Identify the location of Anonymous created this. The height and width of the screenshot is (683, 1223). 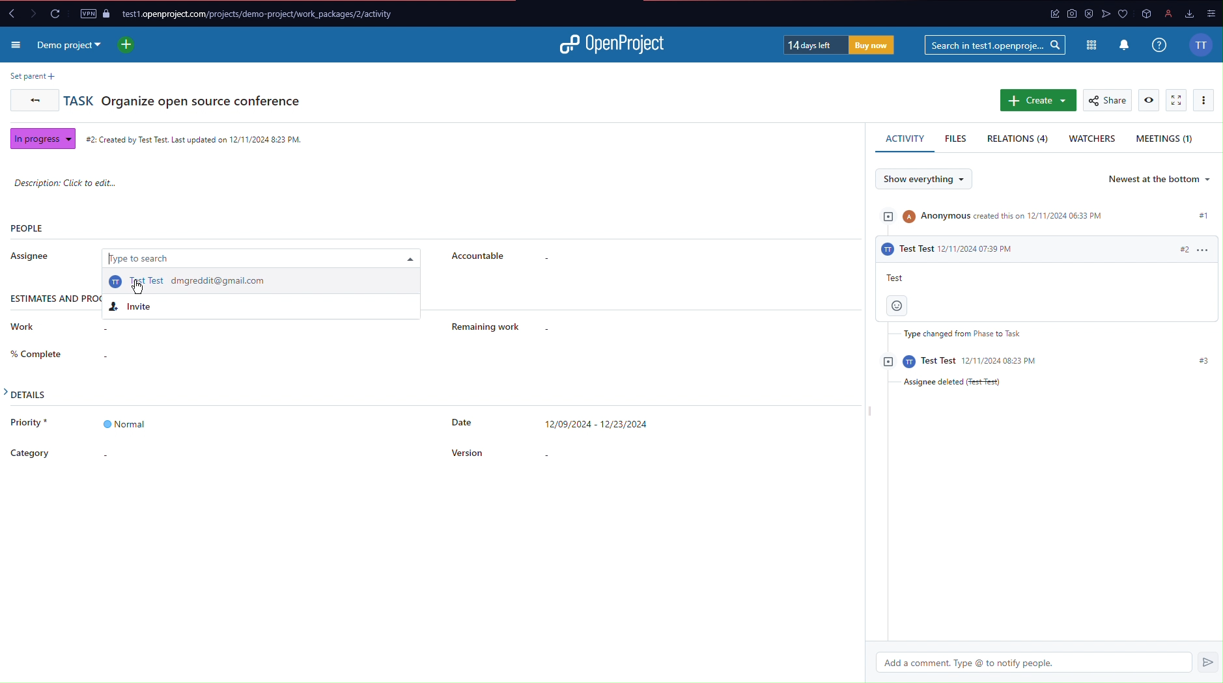
(996, 213).